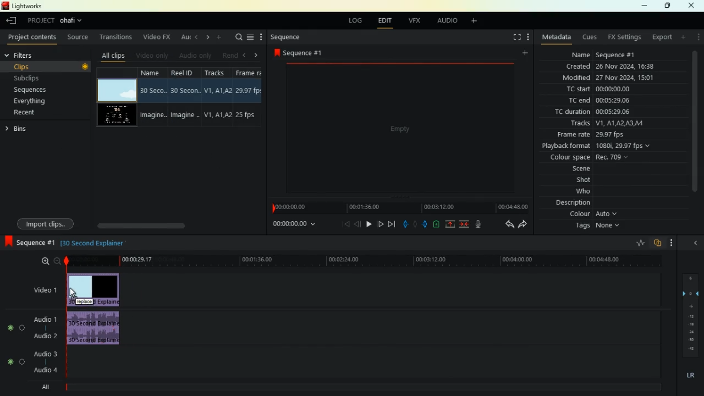 This screenshot has width=704, height=396. I want to click on more, so click(222, 38).